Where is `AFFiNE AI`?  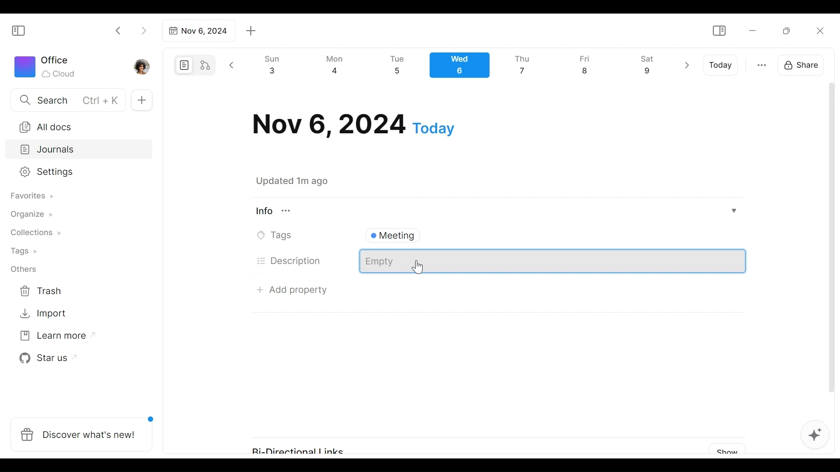
AFFiNE AI is located at coordinates (815, 436).